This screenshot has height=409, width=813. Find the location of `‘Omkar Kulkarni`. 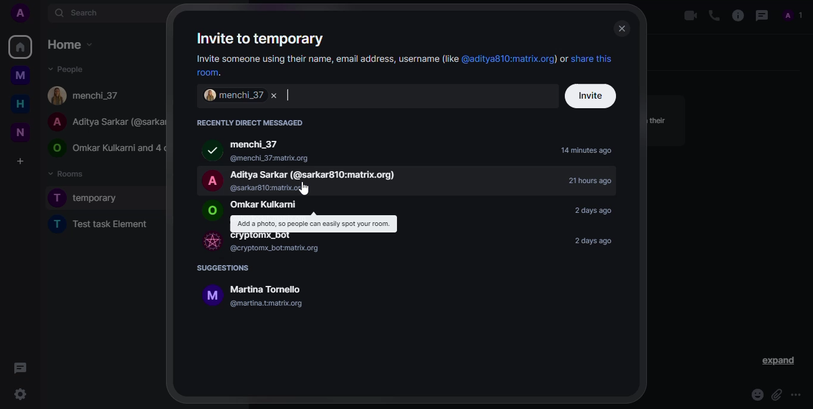

‘Omkar Kulkarni is located at coordinates (264, 205).